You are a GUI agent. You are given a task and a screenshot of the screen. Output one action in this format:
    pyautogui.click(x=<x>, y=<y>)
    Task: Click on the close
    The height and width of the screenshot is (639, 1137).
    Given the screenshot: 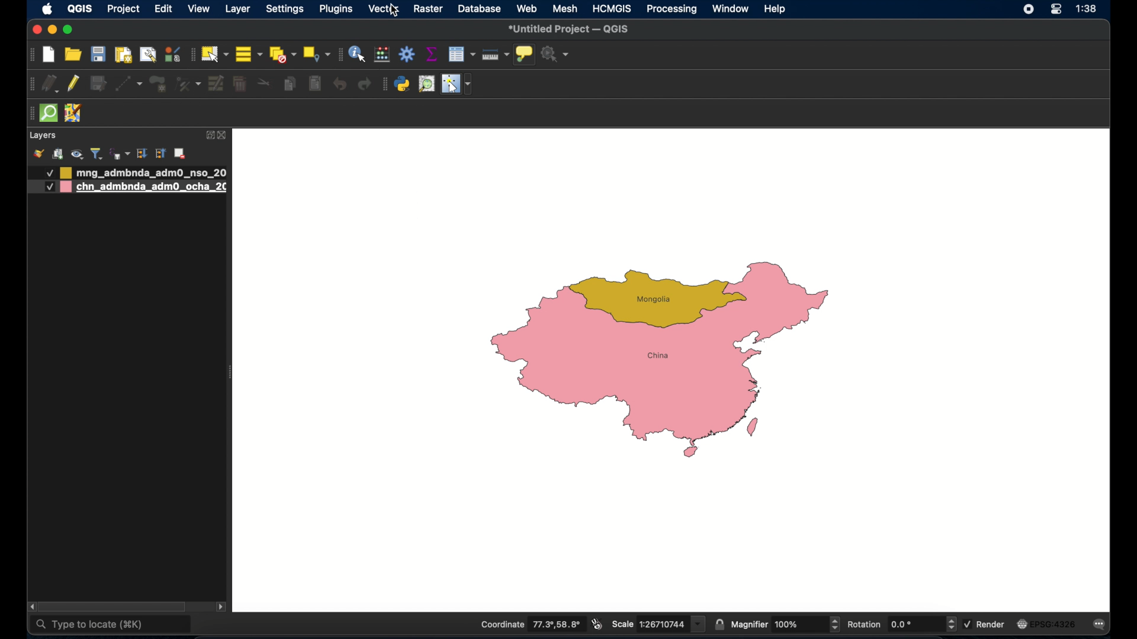 What is the action you would take?
    pyautogui.click(x=225, y=136)
    